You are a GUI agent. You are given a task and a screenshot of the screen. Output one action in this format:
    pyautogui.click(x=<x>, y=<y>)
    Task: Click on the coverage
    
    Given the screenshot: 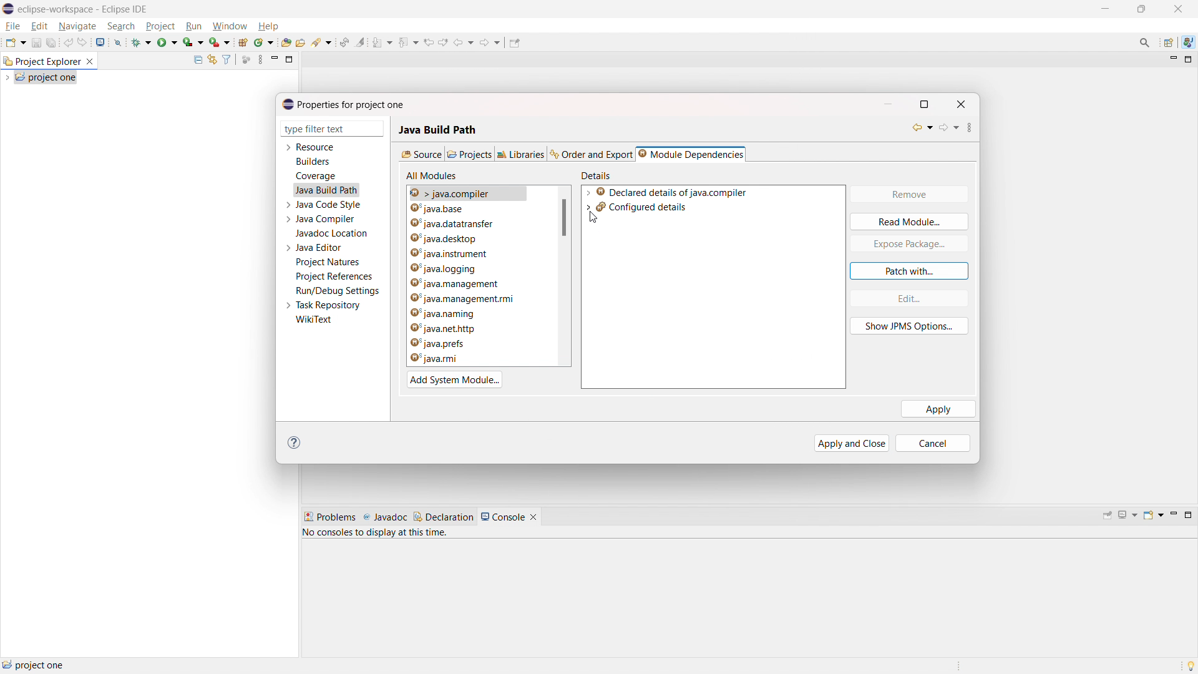 What is the action you would take?
    pyautogui.click(x=316, y=176)
    